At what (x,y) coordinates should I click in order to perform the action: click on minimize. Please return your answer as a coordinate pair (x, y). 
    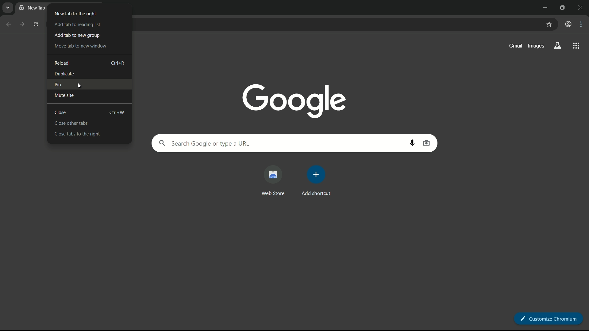
    Looking at the image, I should click on (544, 7).